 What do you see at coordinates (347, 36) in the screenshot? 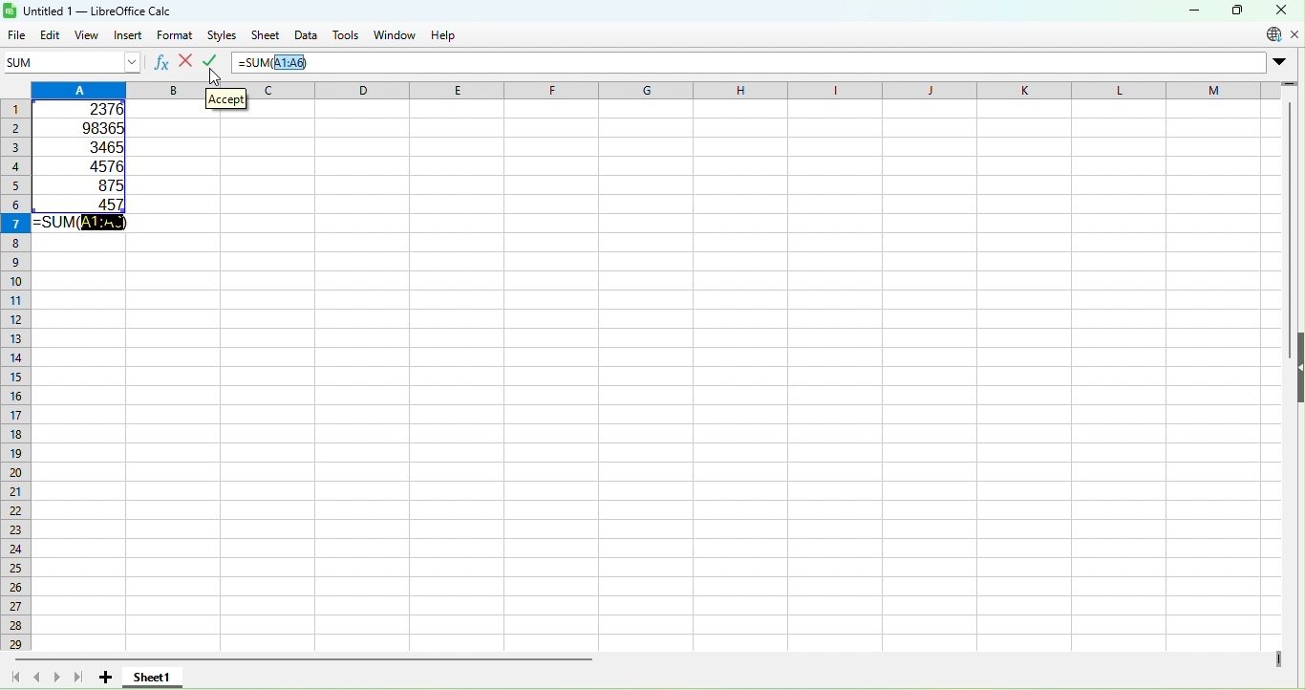
I see `Tools` at bounding box center [347, 36].